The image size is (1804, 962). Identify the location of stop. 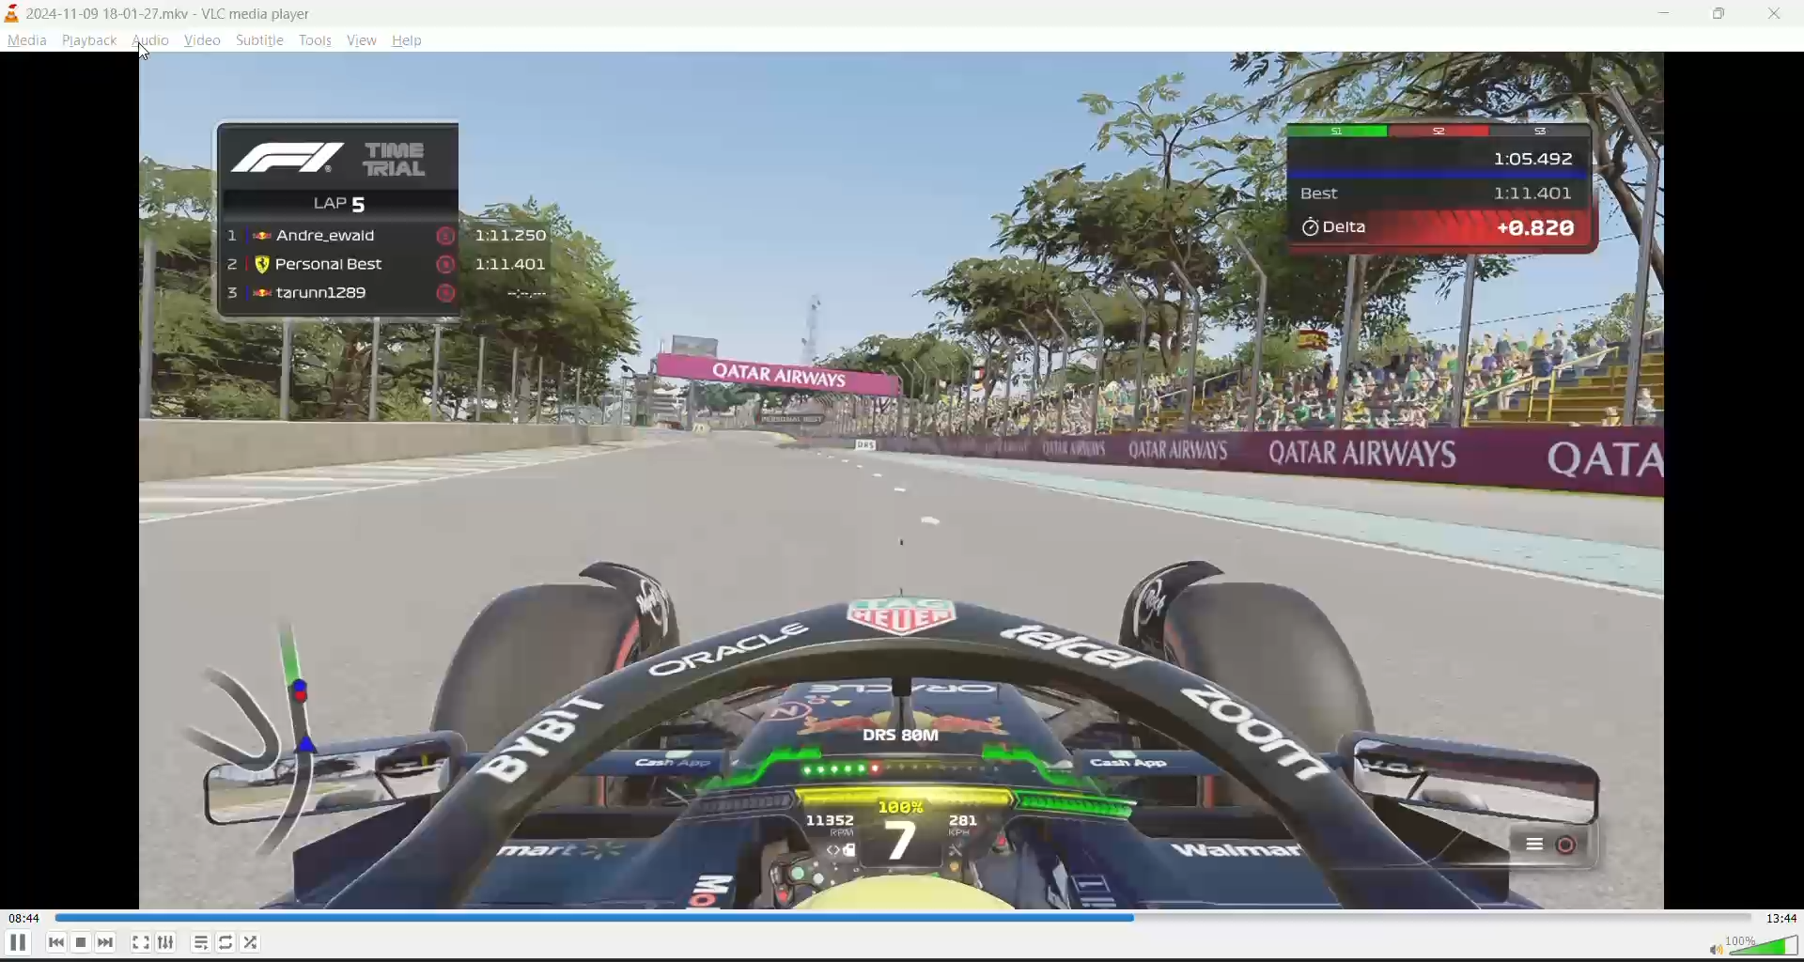
(80, 942).